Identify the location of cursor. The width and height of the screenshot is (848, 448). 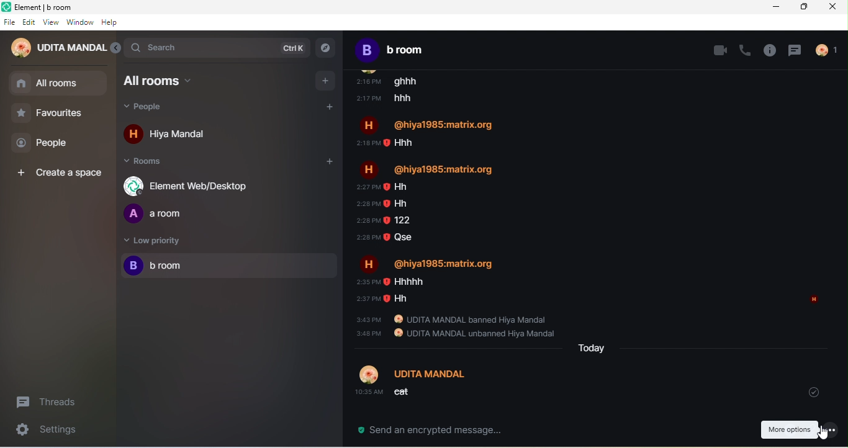
(824, 432).